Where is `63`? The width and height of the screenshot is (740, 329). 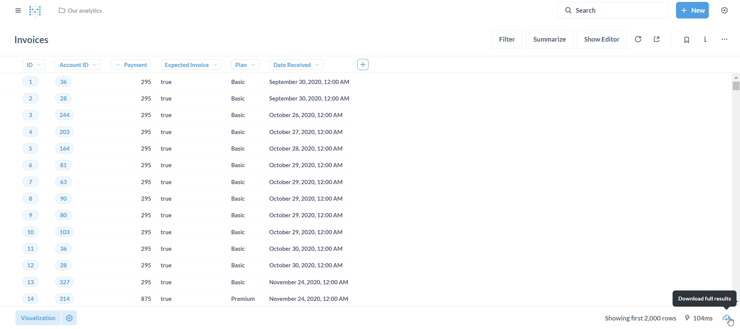 63 is located at coordinates (66, 181).